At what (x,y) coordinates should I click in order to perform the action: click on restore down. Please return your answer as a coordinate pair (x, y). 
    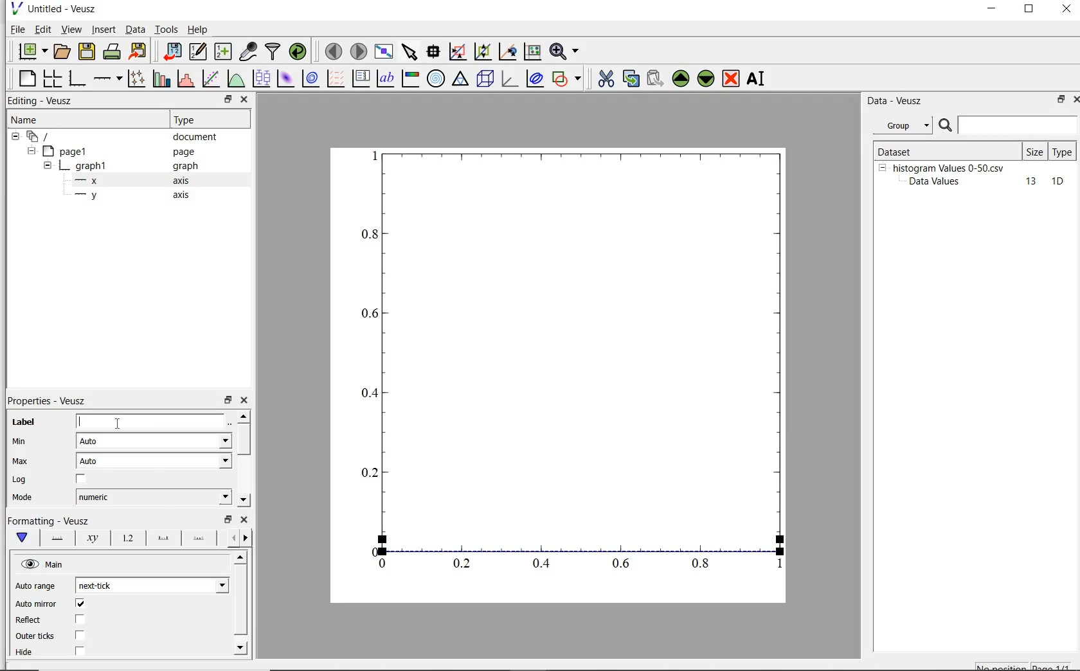
    Looking at the image, I should click on (1057, 100).